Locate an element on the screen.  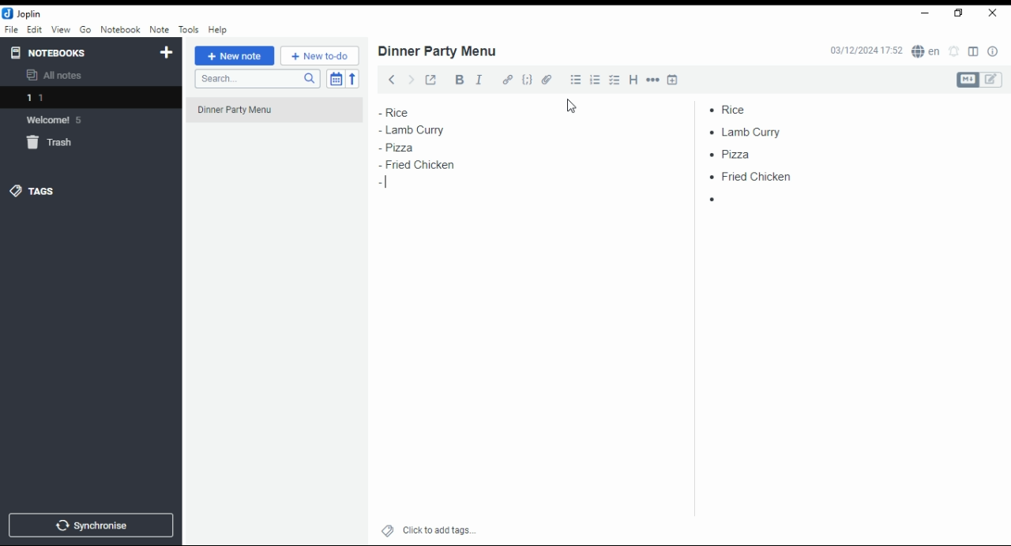
Maximize is located at coordinates (959, 14).